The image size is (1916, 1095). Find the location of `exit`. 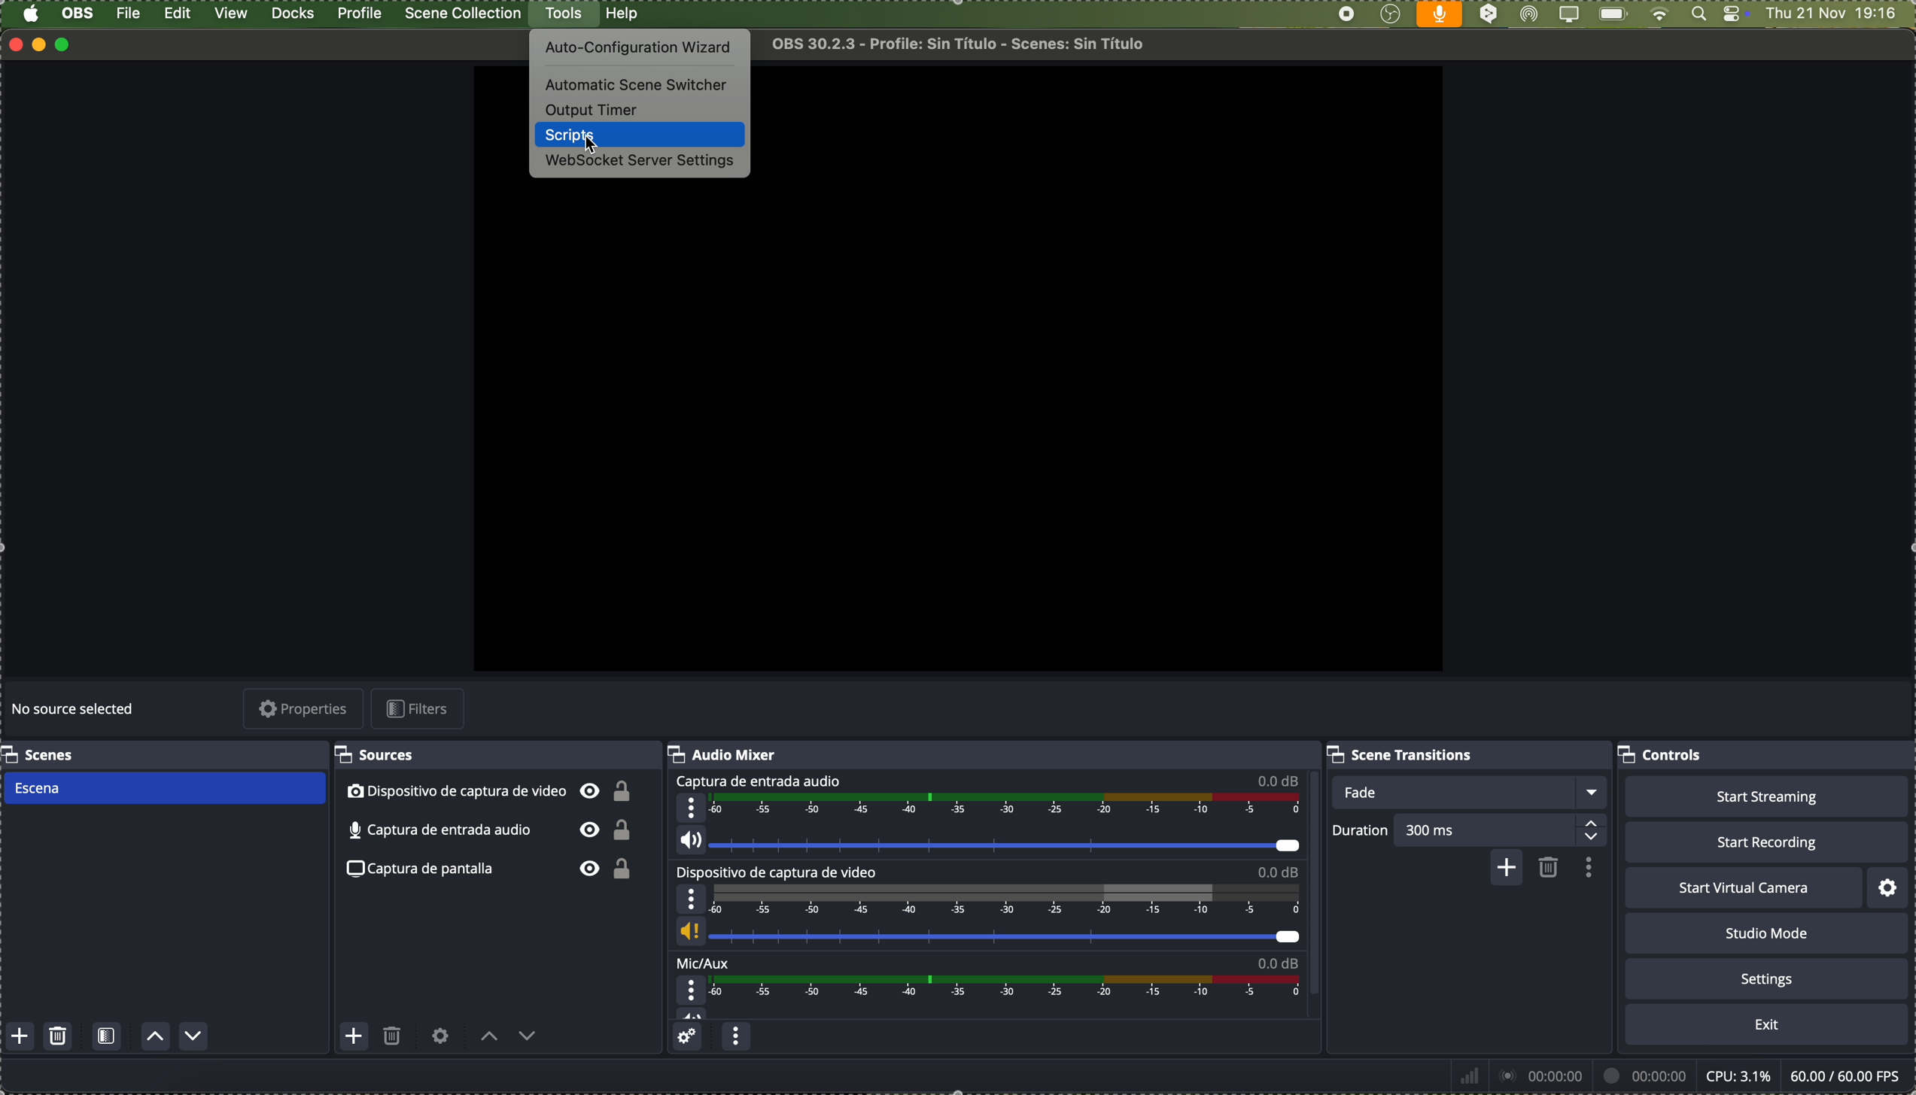

exit is located at coordinates (1767, 1025).